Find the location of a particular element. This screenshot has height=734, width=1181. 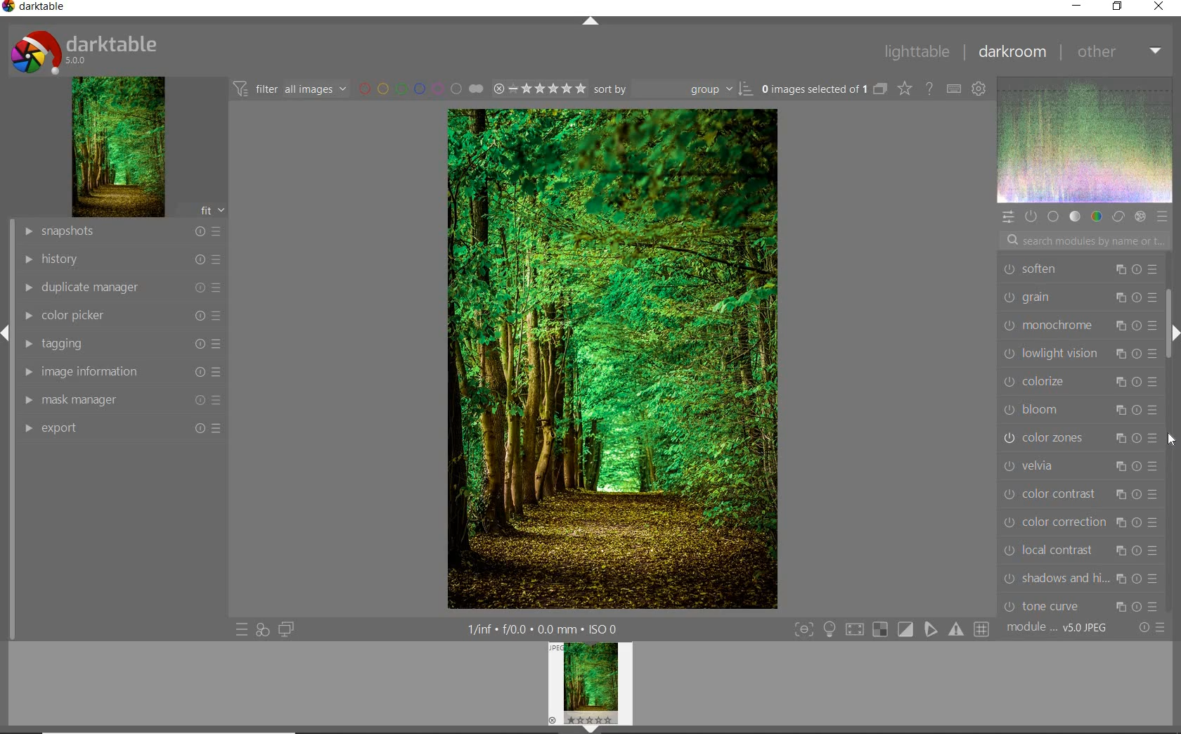

shadows and hi... is located at coordinates (1080, 578).